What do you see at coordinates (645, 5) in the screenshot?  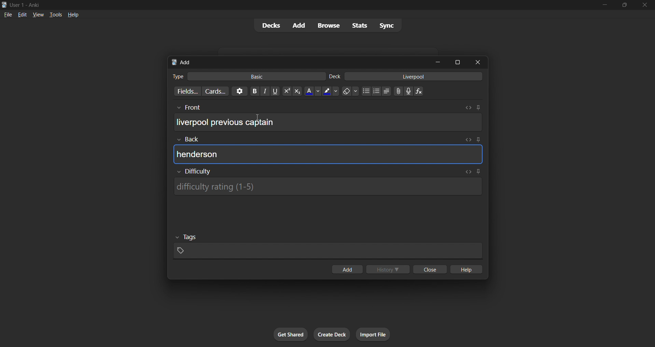 I see `close` at bounding box center [645, 5].